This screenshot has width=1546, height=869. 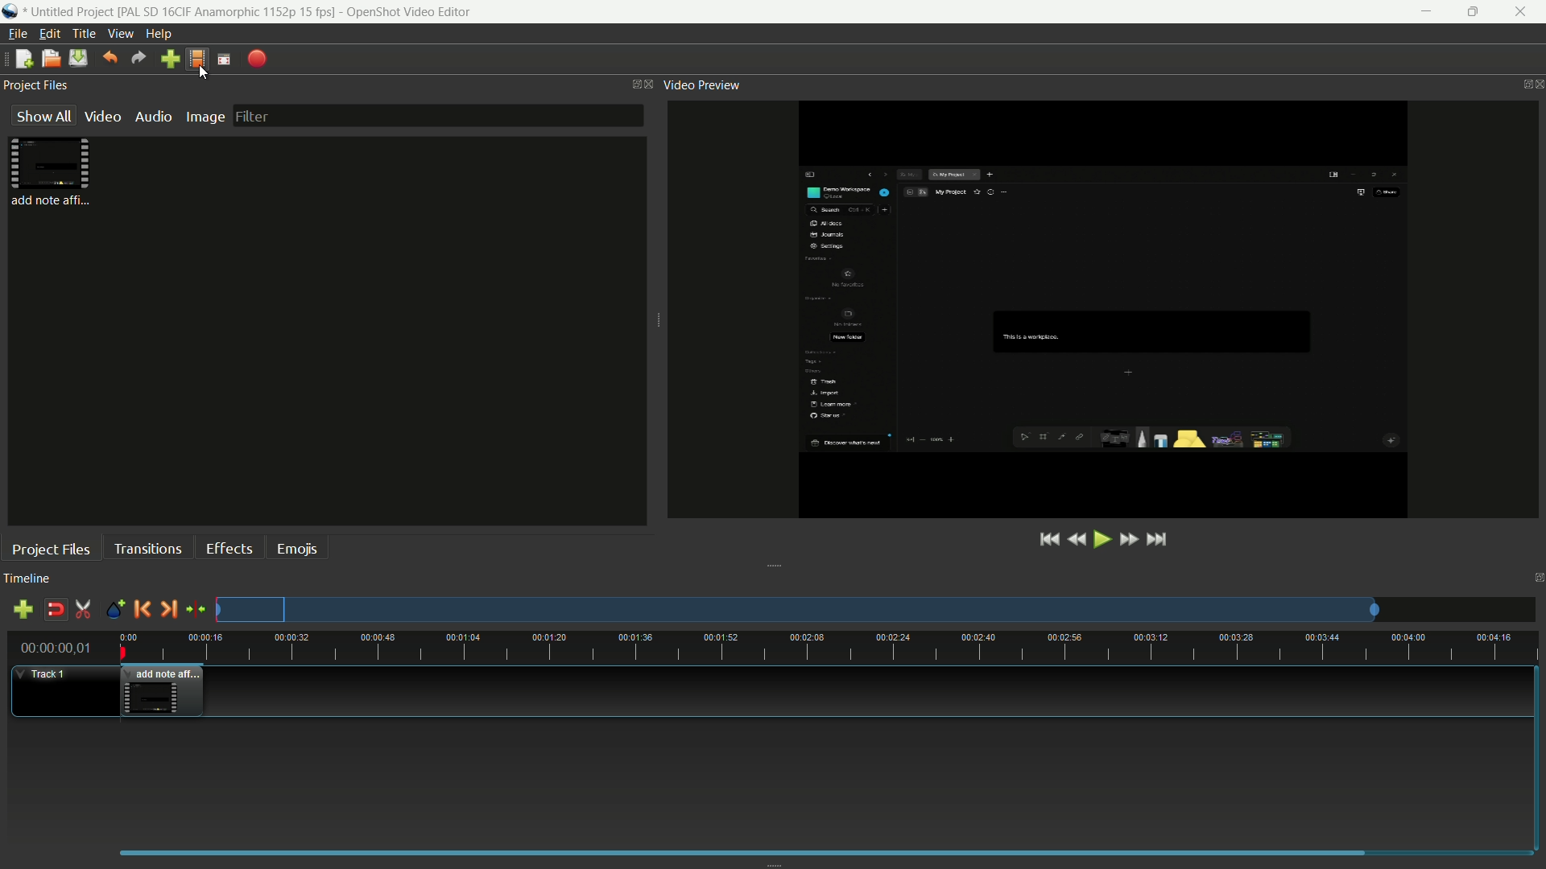 What do you see at coordinates (55, 610) in the screenshot?
I see `disable snap` at bounding box center [55, 610].